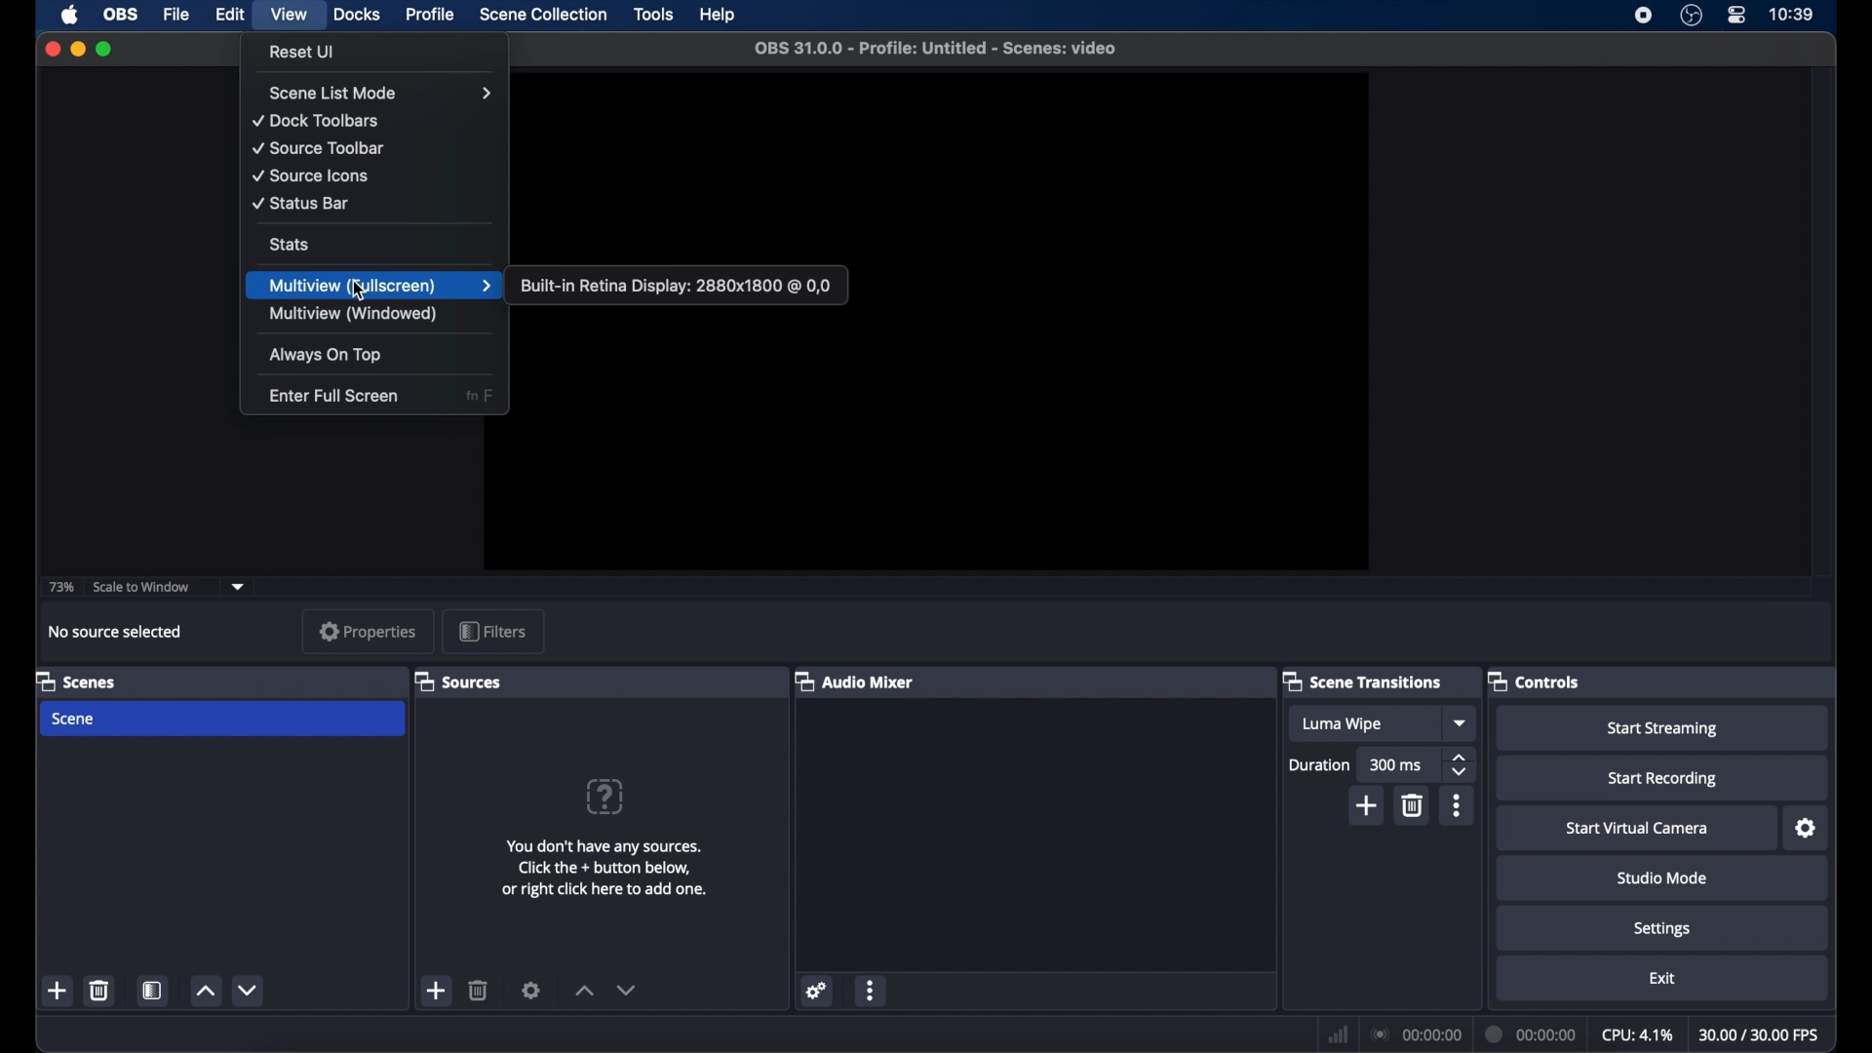  What do you see at coordinates (318, 121) in the screenshot?
I see `dock toolbars` at bounding box center [318, 121].